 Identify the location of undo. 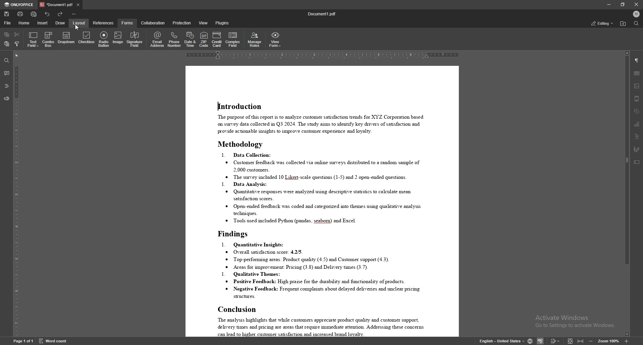
(47, 14).